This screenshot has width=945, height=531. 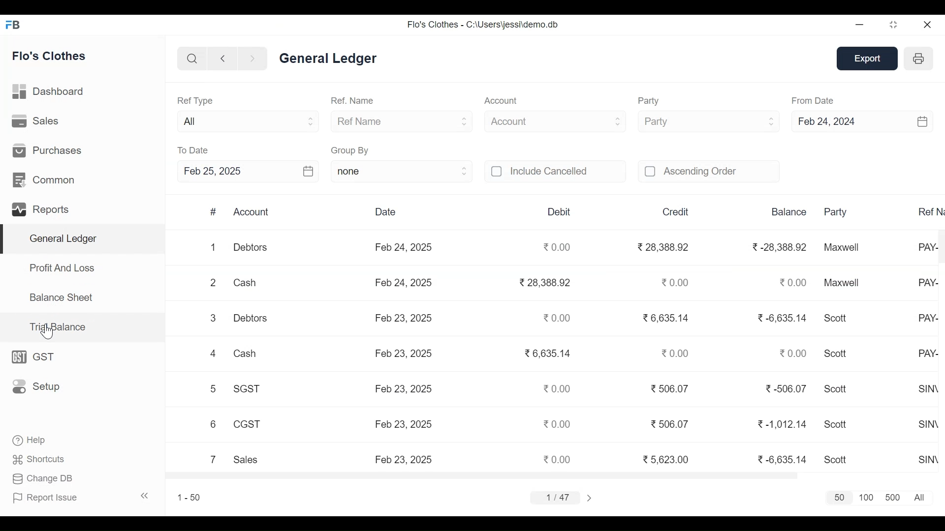 I want to click on 0.00, so click(x=676, y=353).